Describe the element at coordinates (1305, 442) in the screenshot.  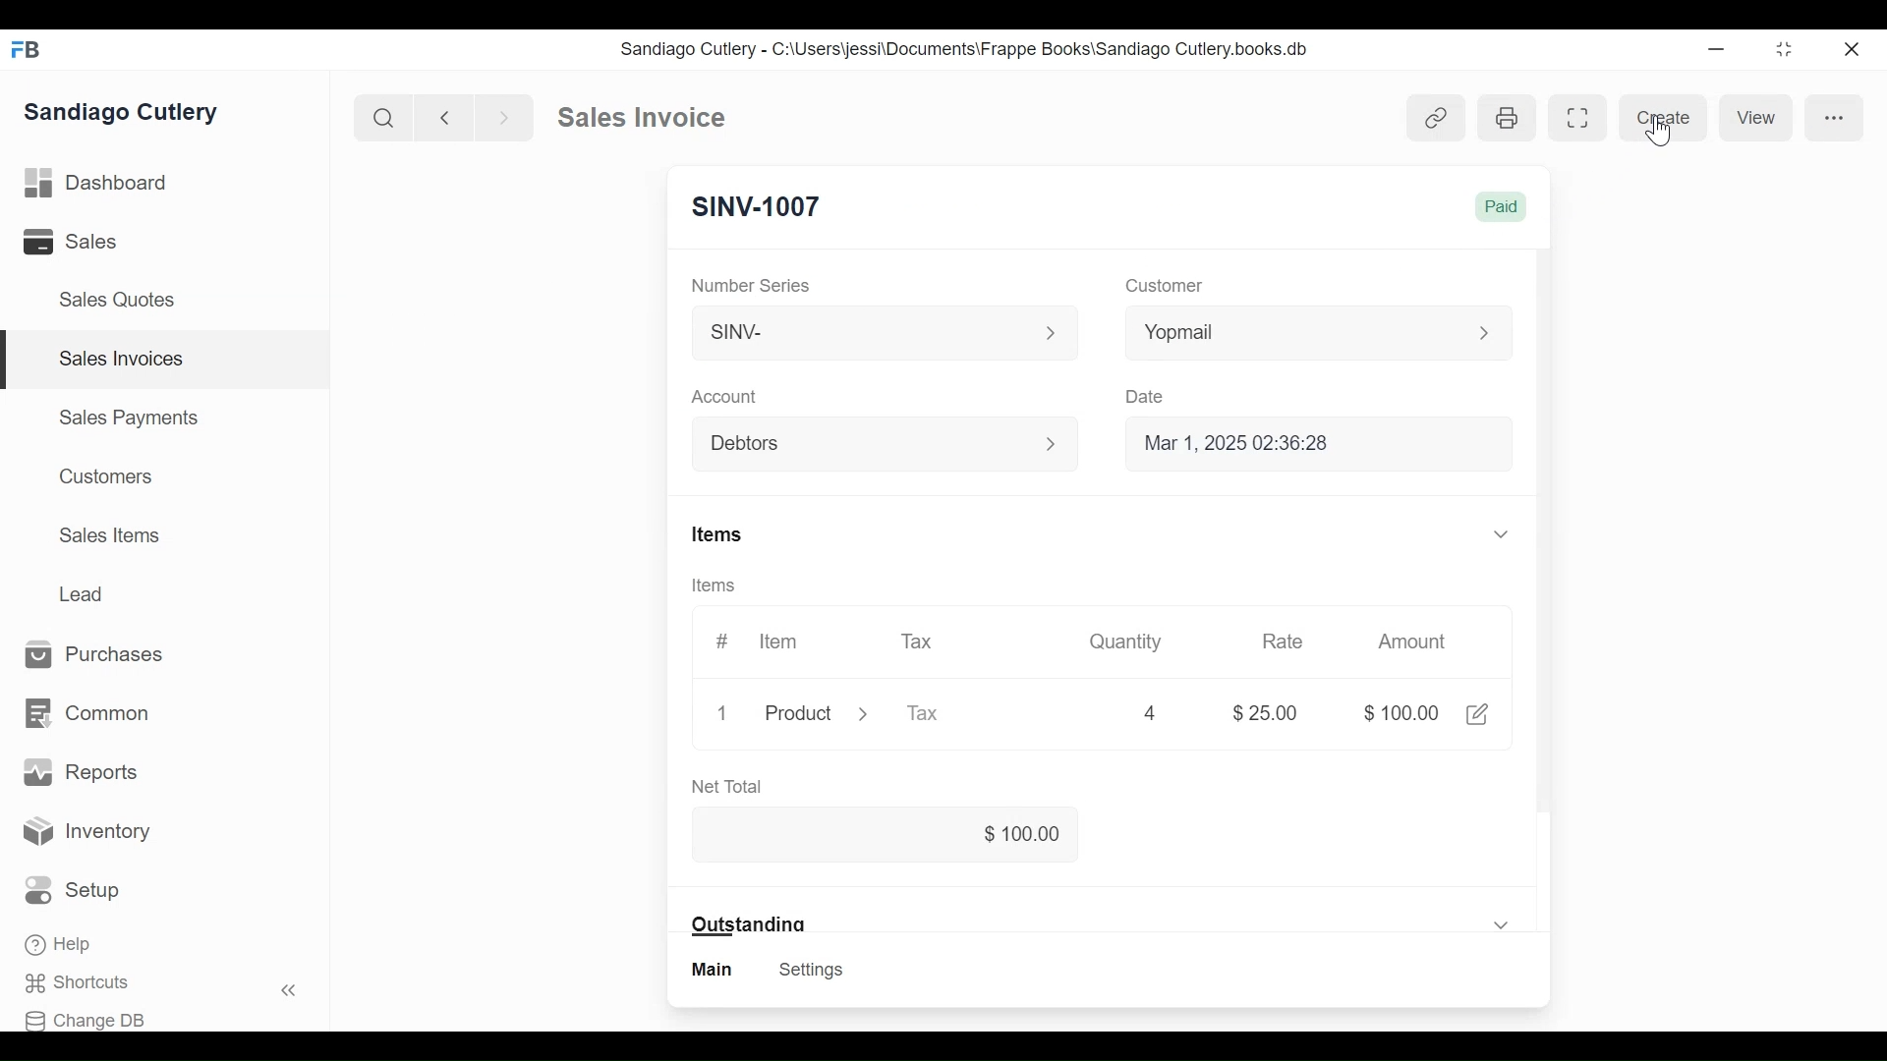
I see ` Mar 1, 2025 02:36:28` at that location.